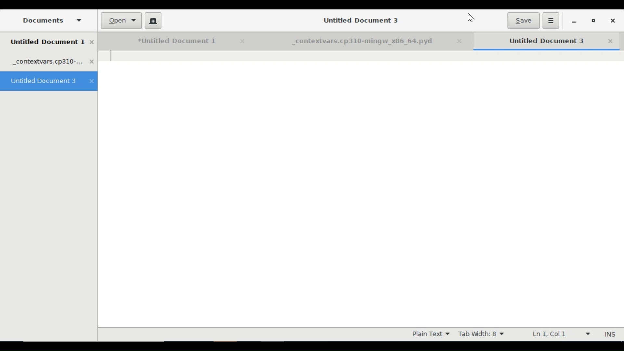  What do you see at coordinates (483, 334) in the screenshot?
I see `Tab Width` at bounding box center [483, 334].